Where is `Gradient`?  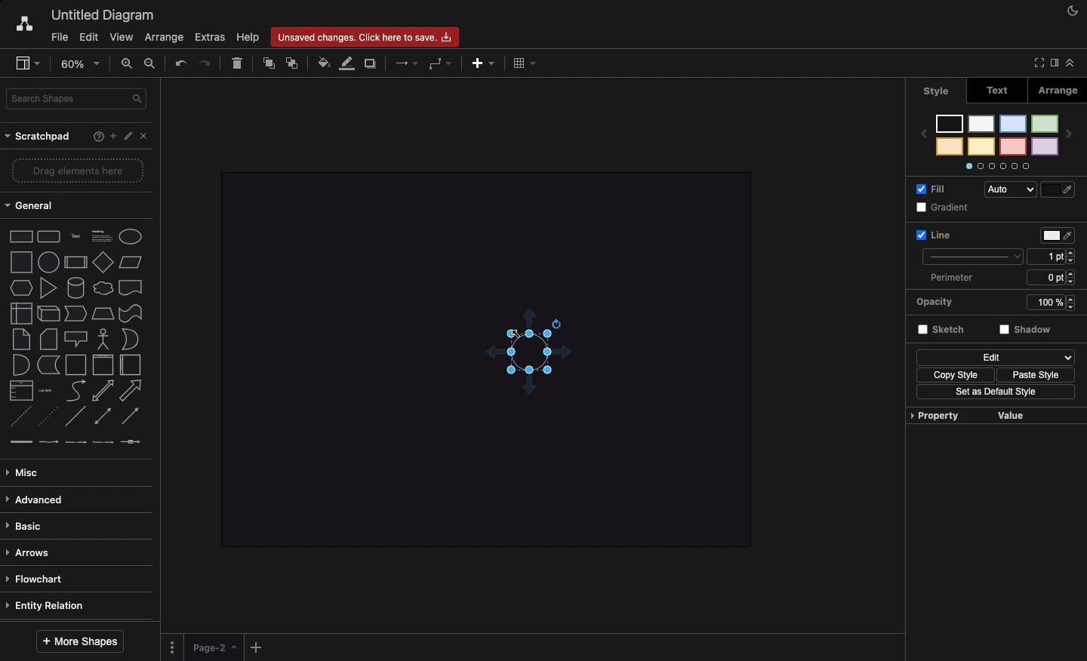
Gradient is located at coordinates (951, 207).